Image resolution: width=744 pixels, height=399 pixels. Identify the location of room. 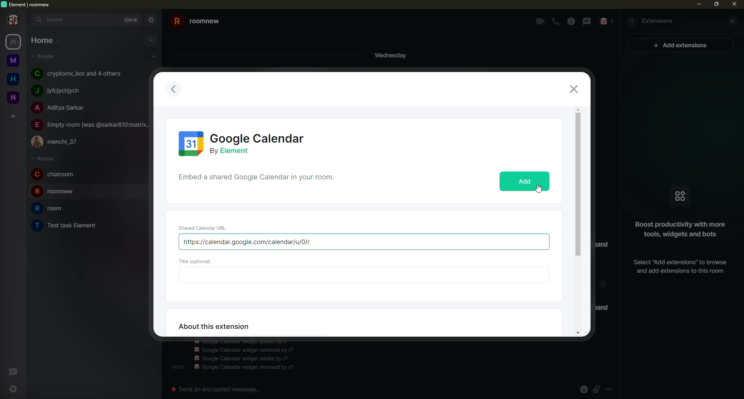
(15, 97).